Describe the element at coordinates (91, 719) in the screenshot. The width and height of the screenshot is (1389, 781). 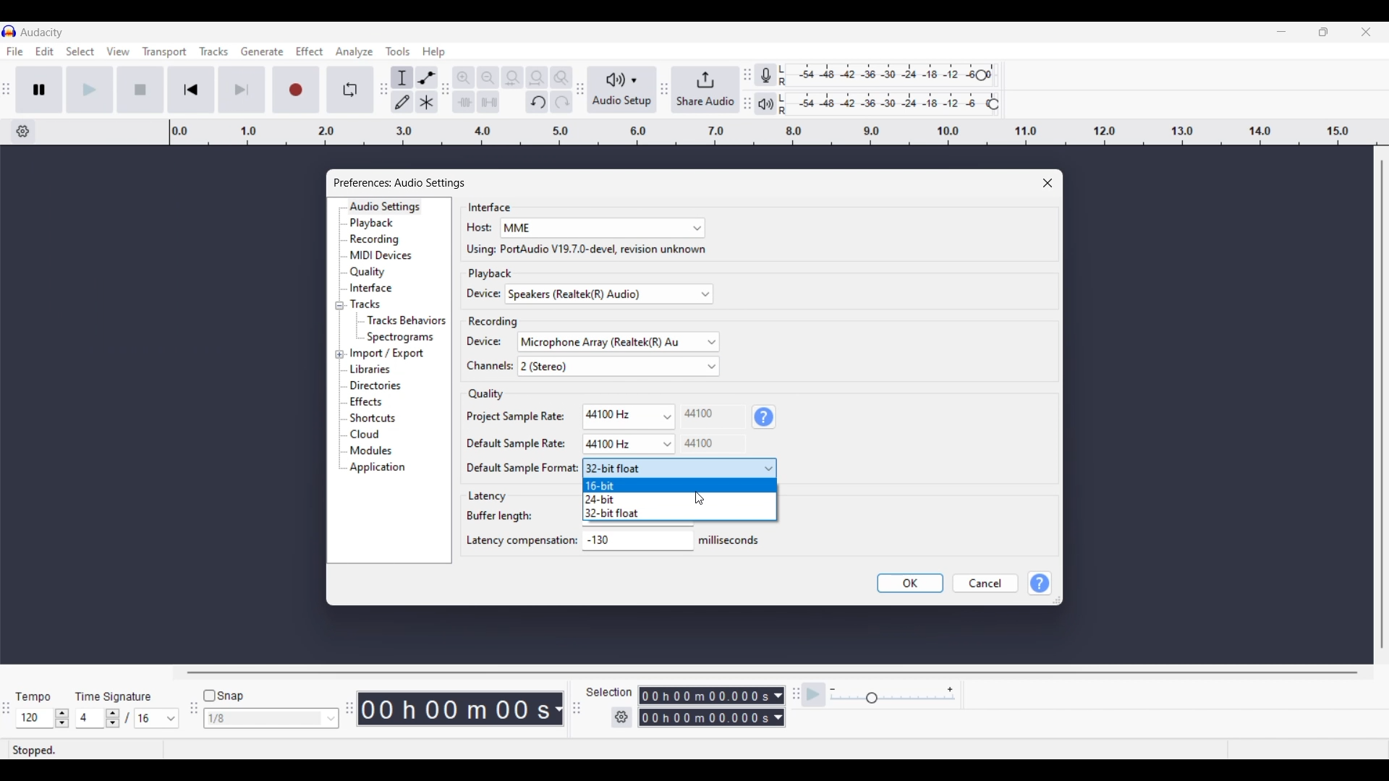
I see `Selected time signature` at that location.